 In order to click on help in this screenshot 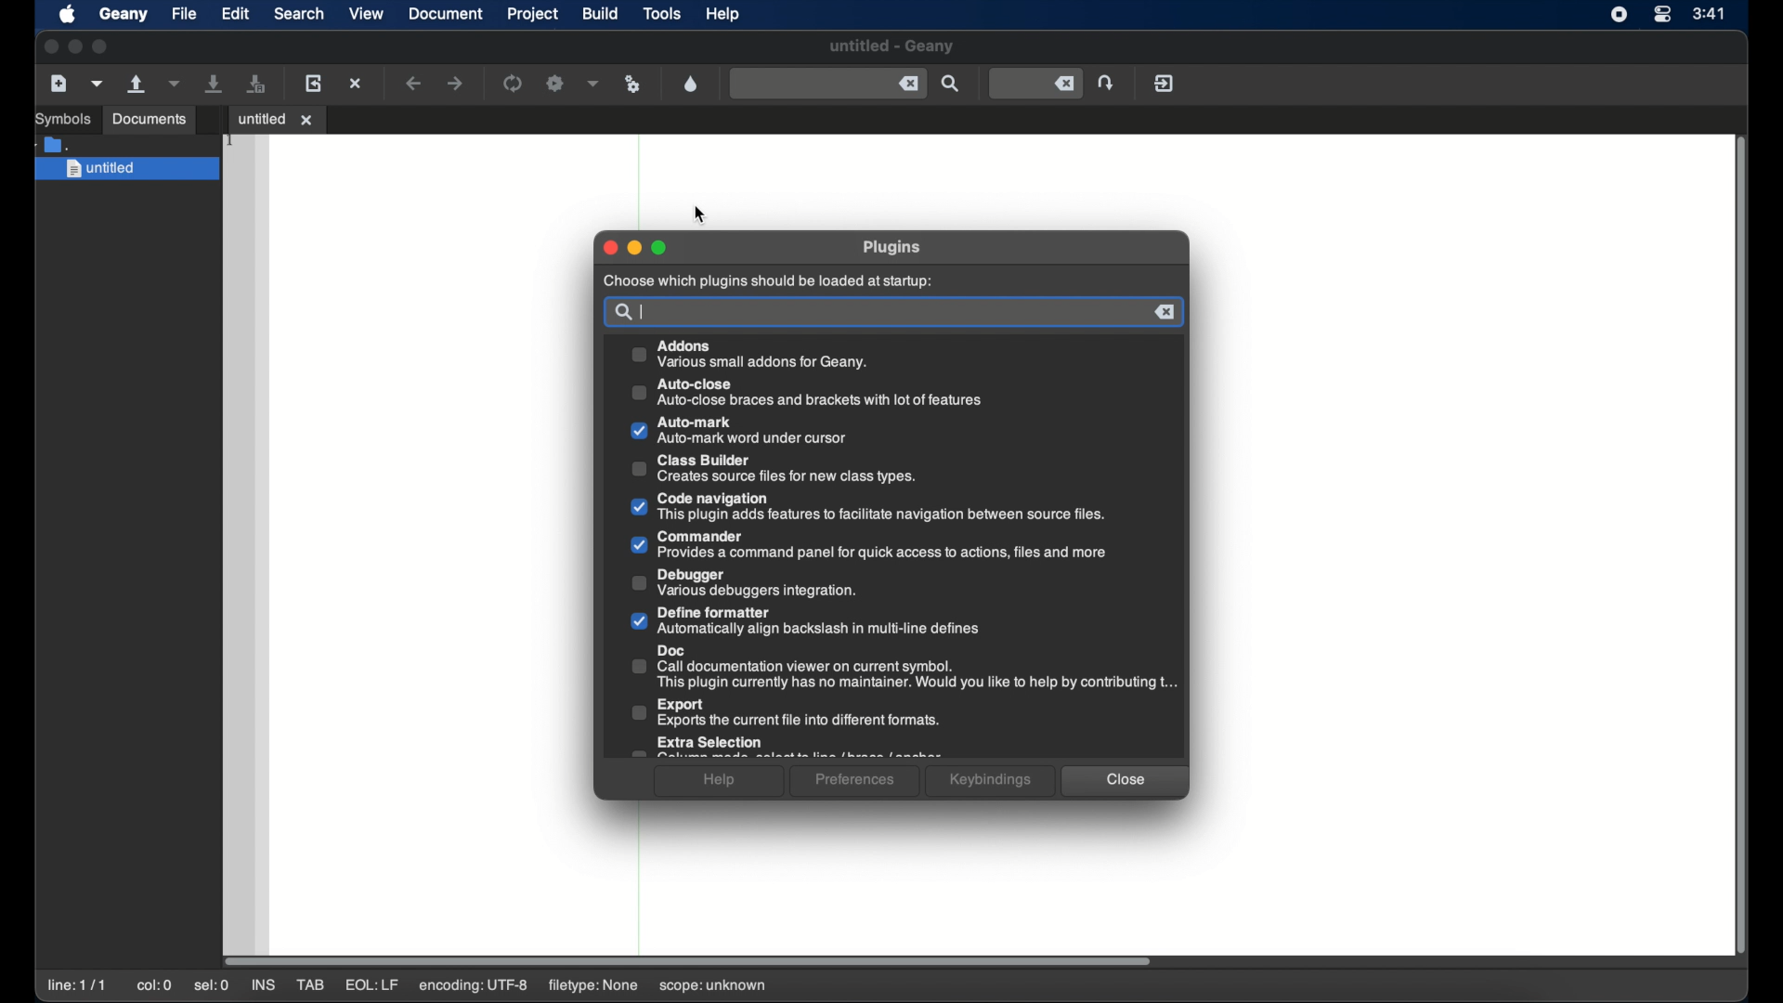, I will do `click(719, 780)`.